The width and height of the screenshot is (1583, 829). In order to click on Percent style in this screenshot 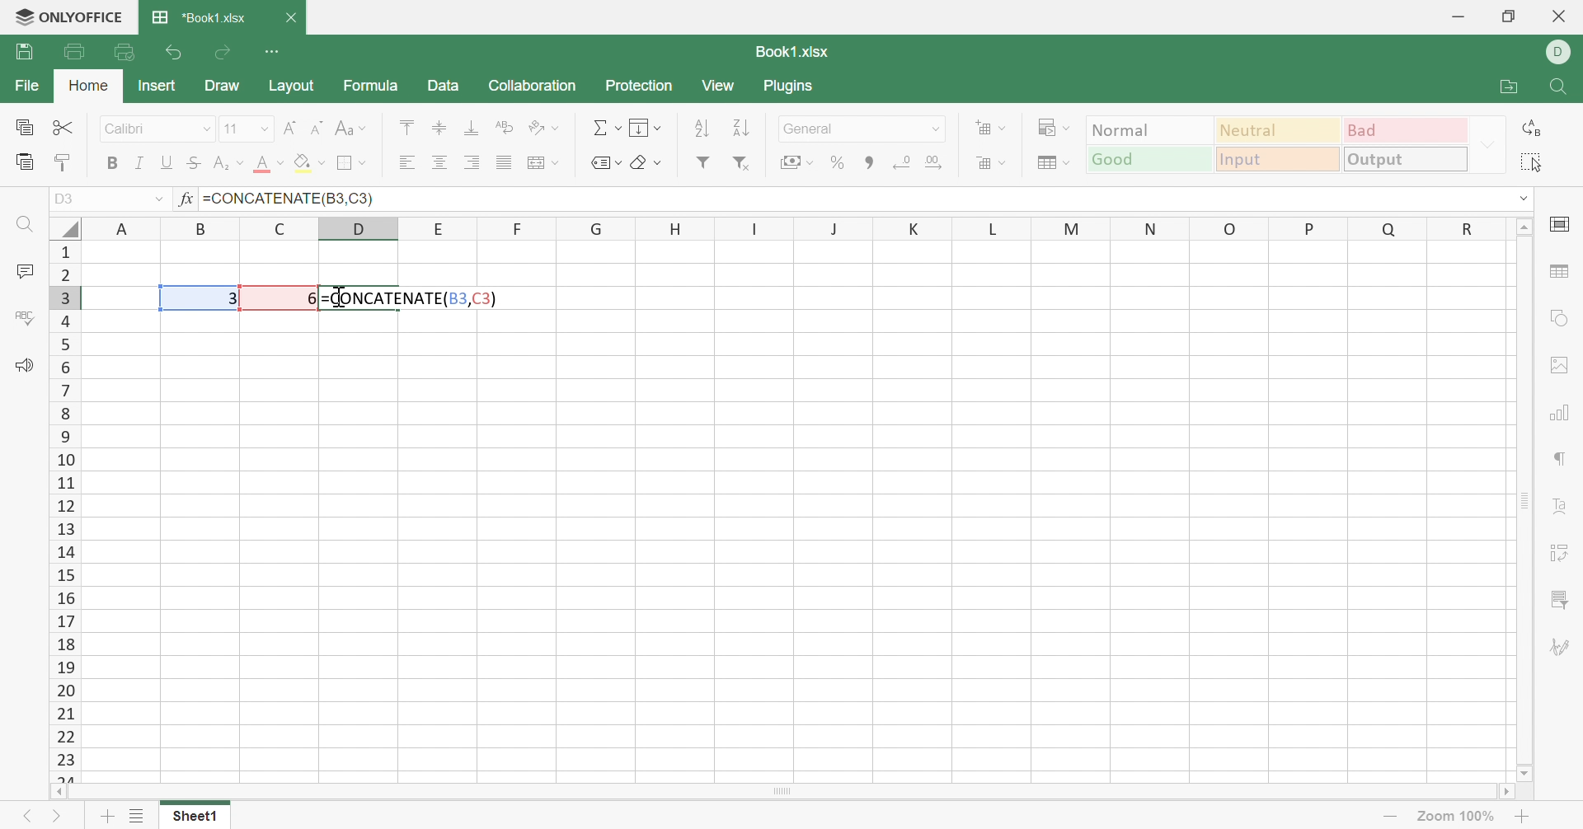, I will do `click(838, 163)`.